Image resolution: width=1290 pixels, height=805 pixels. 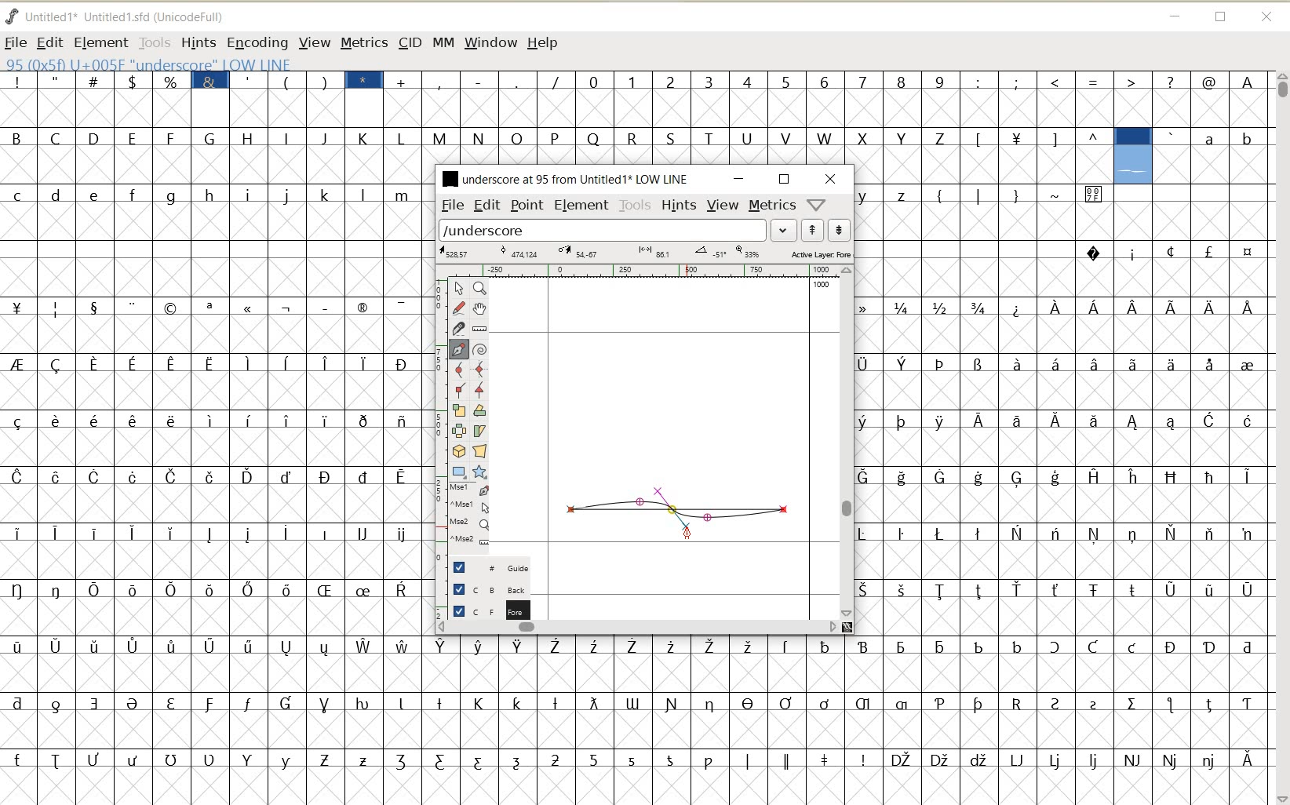 What do you see at coordinates (458, 450) in the screenshot?
I see `rotate the selection in 3D and project back to plane` at bounding box center [458, 450].